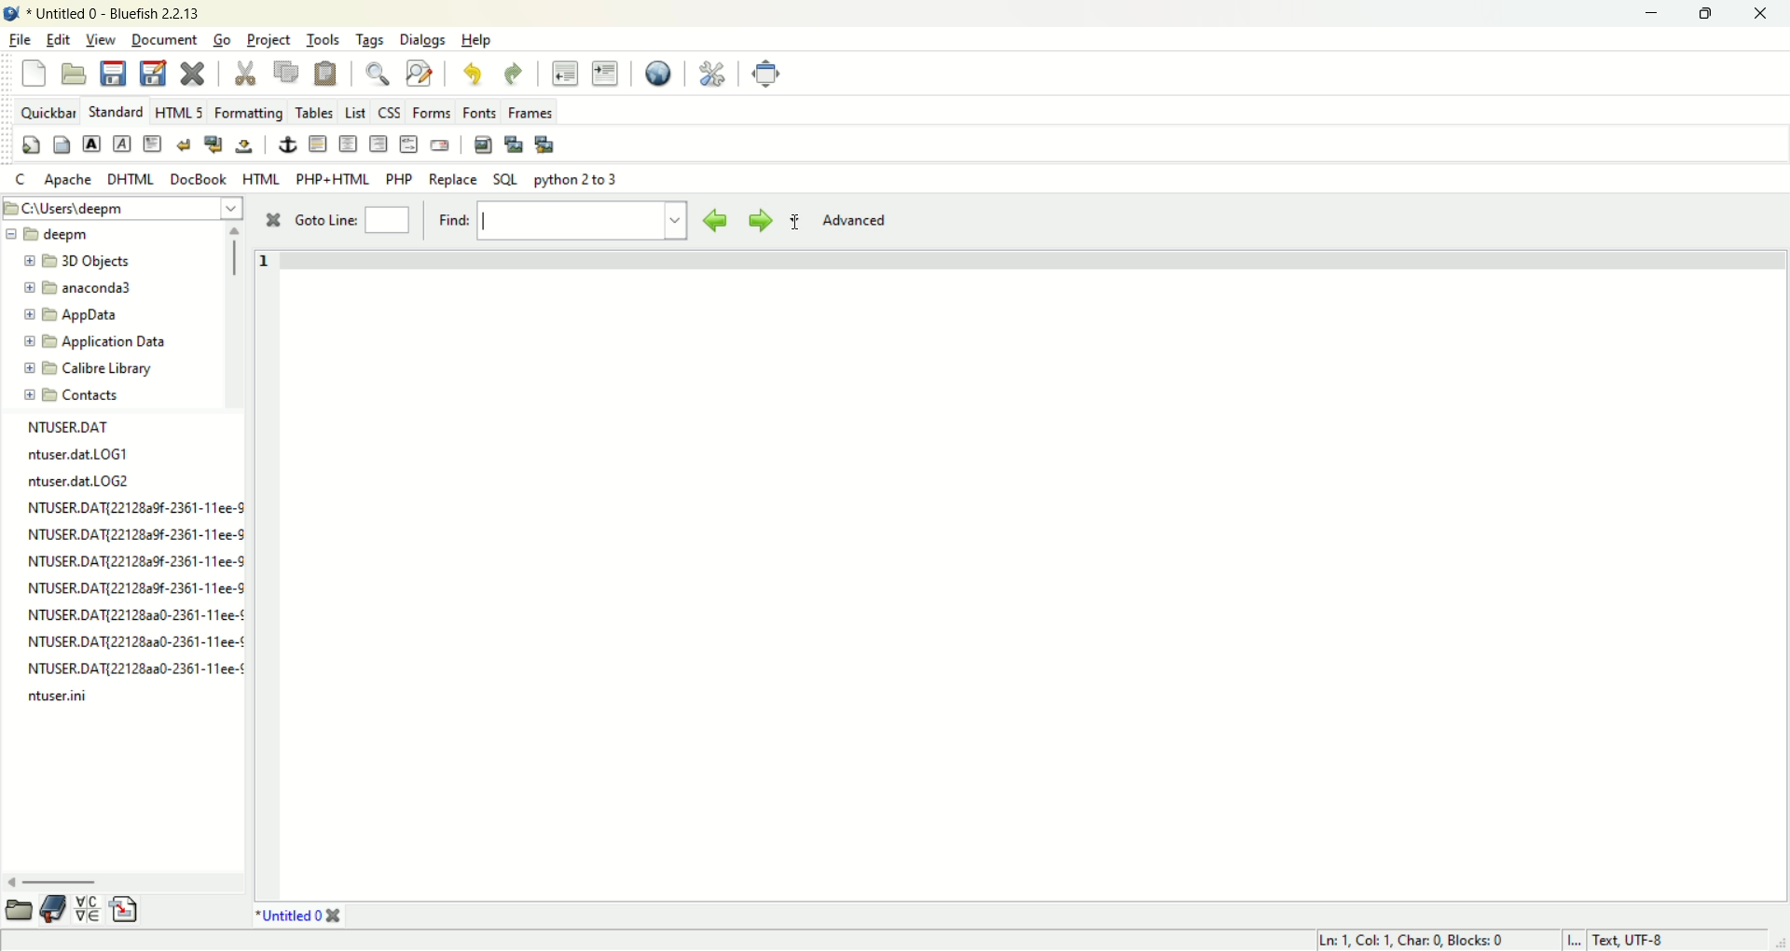 The height and width of the screenshot is (951, 1790). I want to click on NTUSER.DAT{22128aa0-2361-11ee-¢, so click(133, 641).